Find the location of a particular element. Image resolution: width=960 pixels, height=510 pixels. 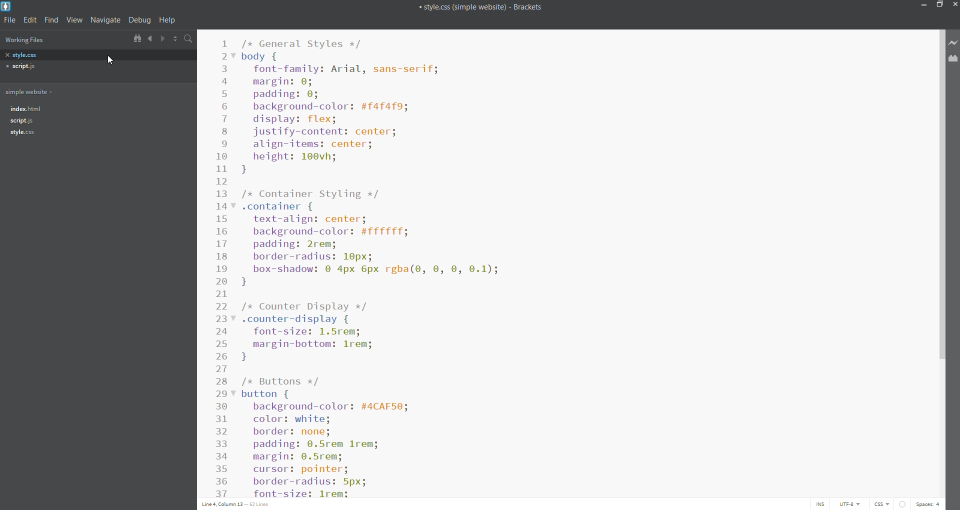

live preview is located at coordinates (953, 44).